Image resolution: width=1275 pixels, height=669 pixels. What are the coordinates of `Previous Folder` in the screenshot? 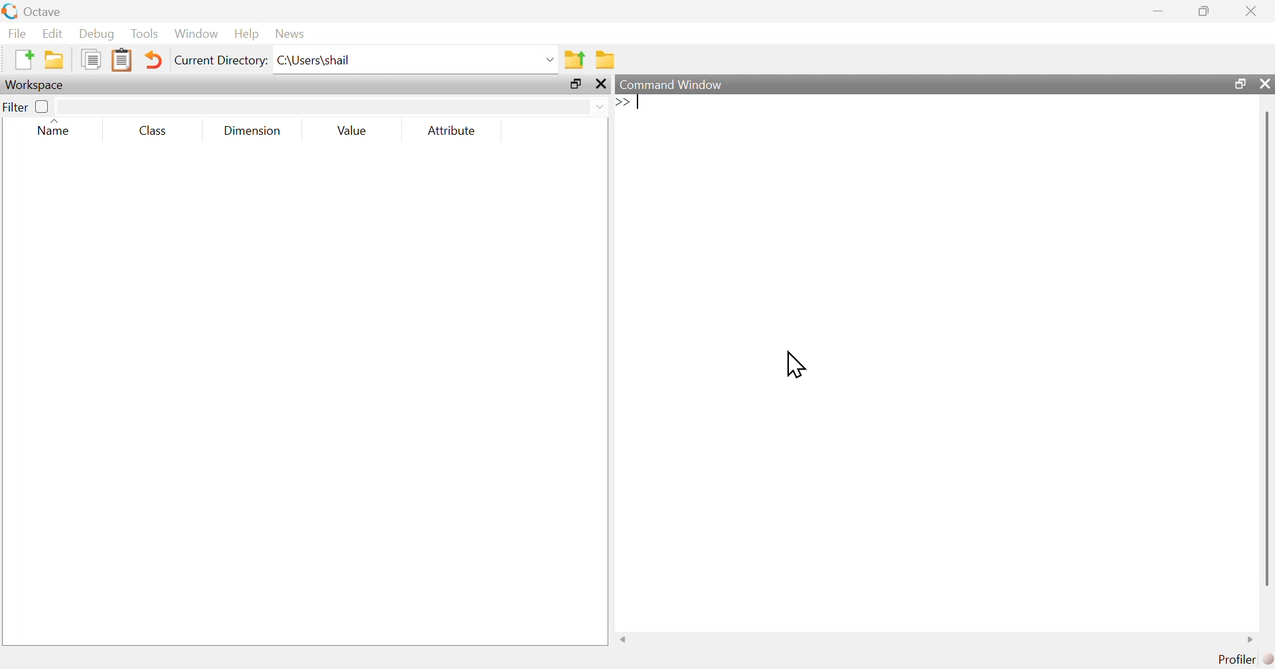 It's located at (574, 59).